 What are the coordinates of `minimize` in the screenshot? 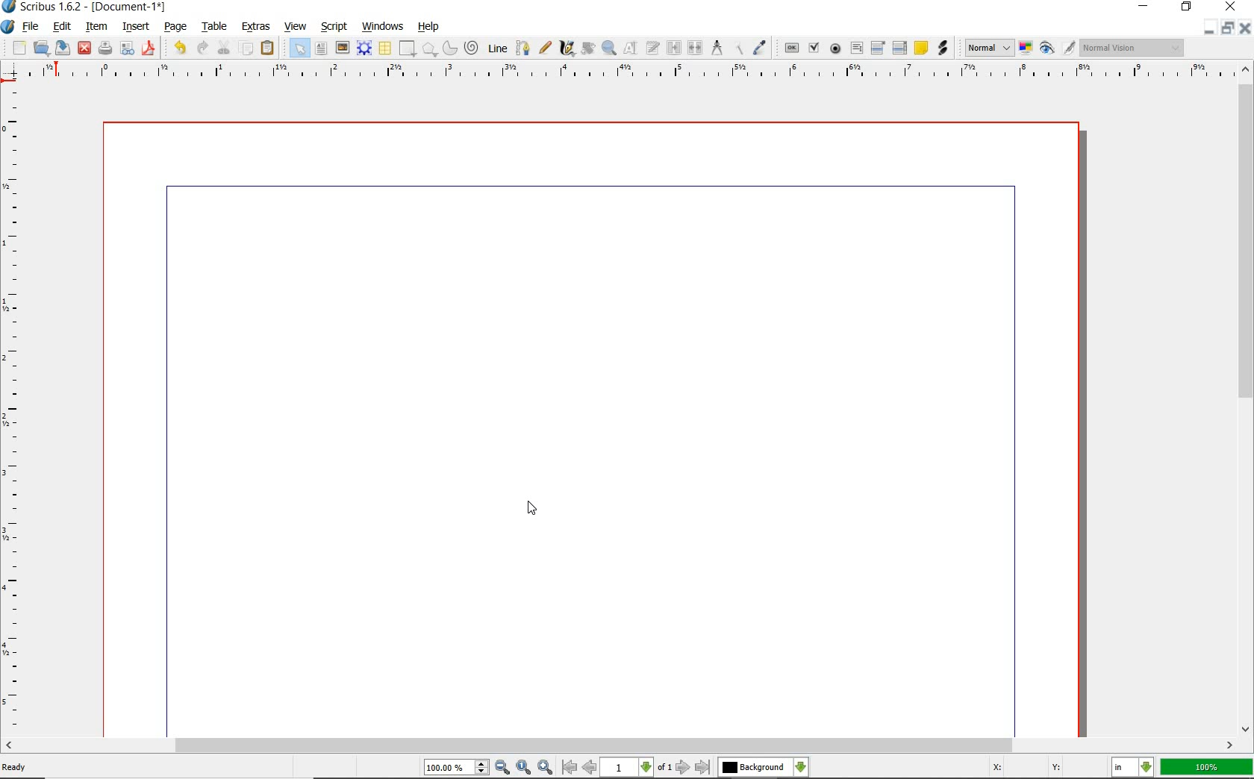 It's located at (1210, 30).